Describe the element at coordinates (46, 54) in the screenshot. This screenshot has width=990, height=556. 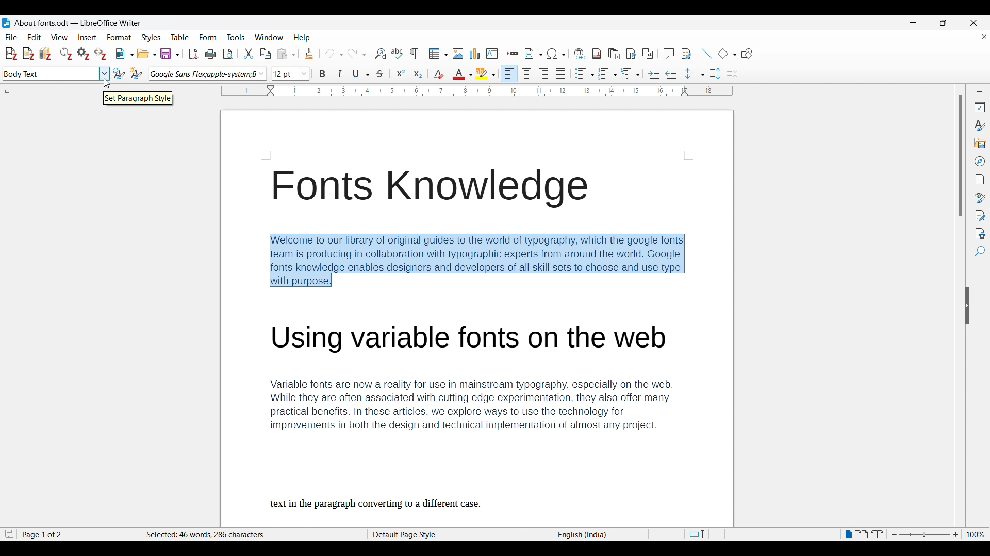
I see `Add/Edit bibliography` at that location.